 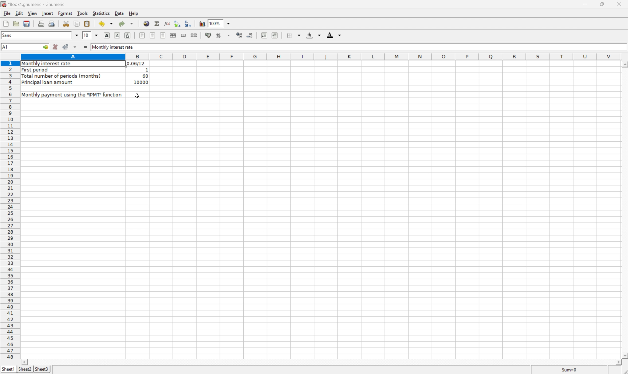 I want to click on Split the ranges of merged cells, so click(x=195, y=36).